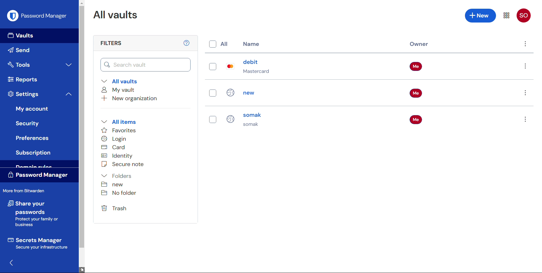  Describe the element at coordinates (12, 263) in the screenshot. I see `Hide sidebar ` at that location.